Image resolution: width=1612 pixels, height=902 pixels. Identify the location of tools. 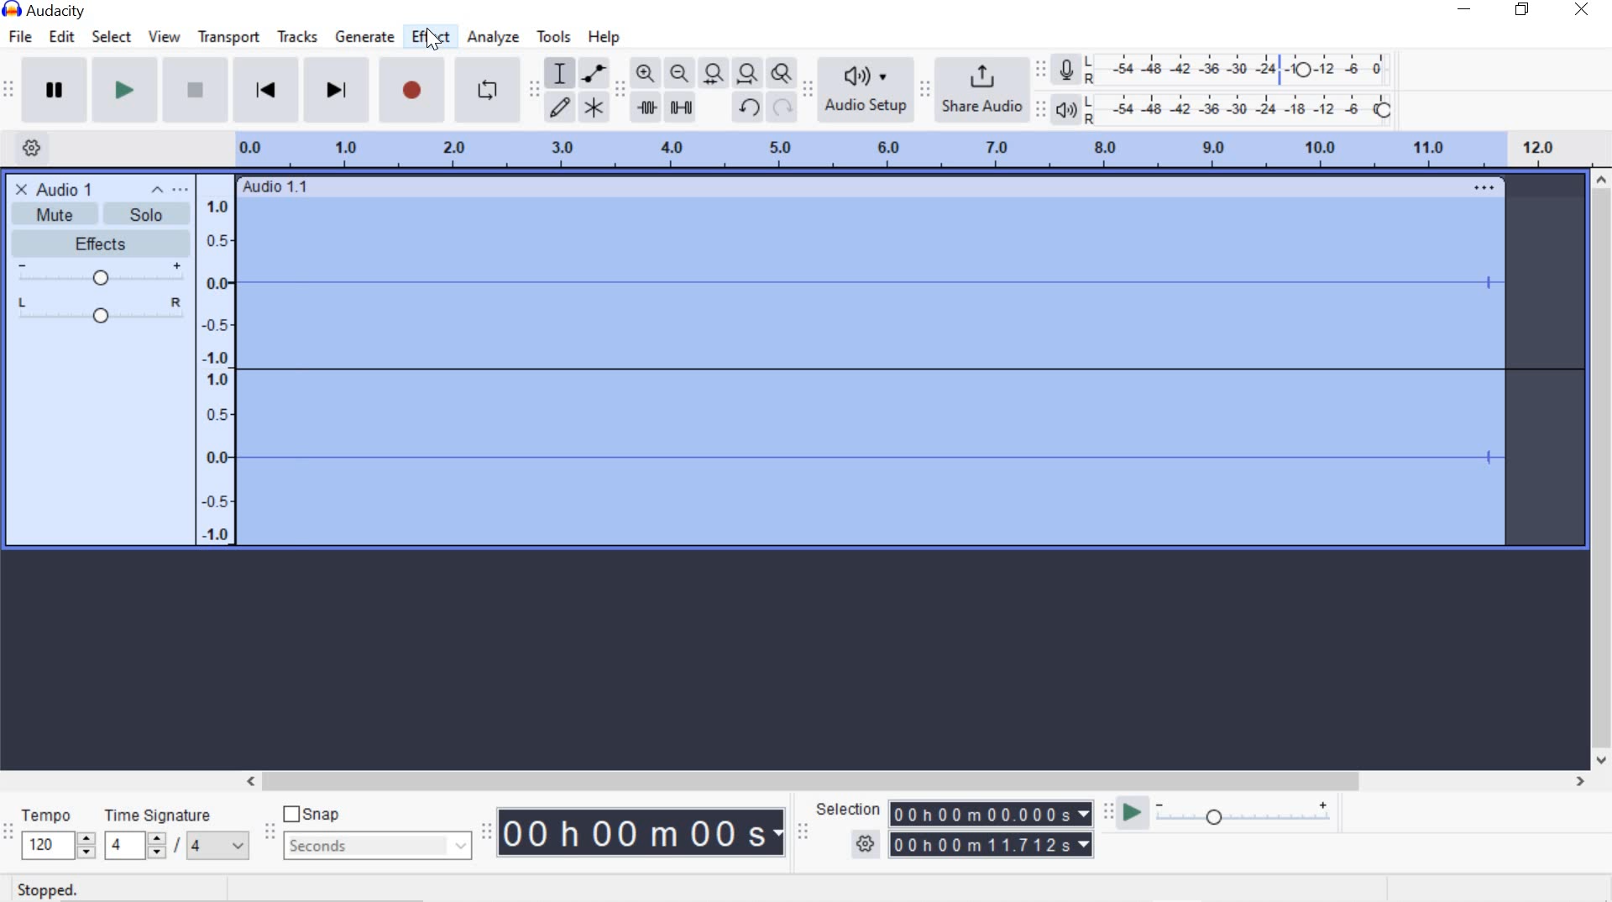
(553, 37).